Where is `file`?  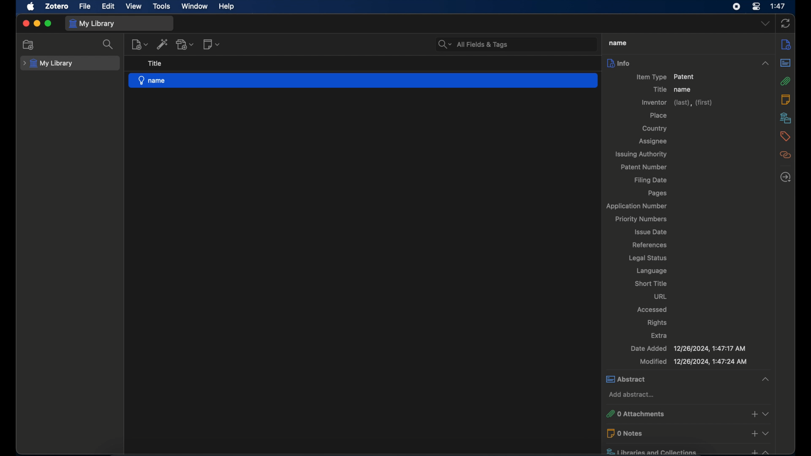 file is located at coordinates (86, 6).